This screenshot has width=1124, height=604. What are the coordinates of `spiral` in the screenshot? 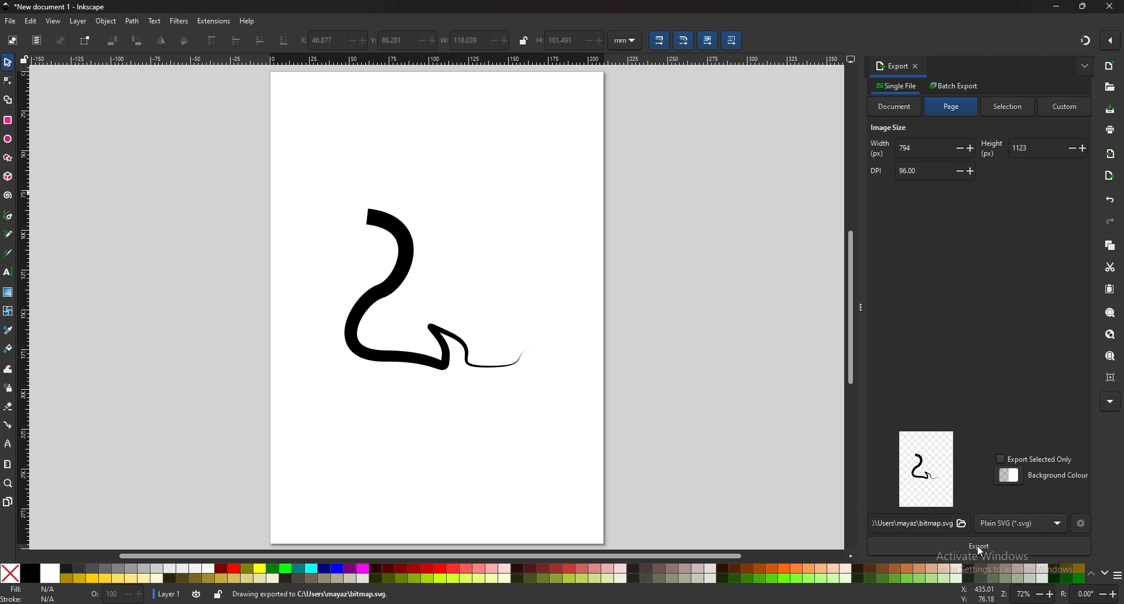 It's located at (9, 195).